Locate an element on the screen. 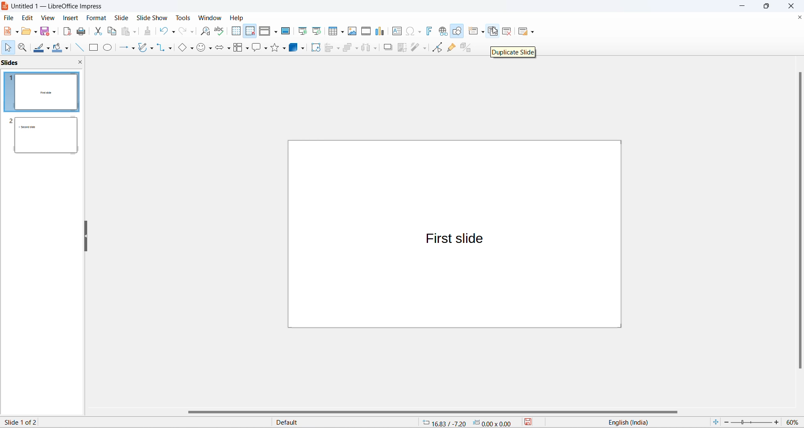 The width and height of the screenshot is (804, 428). undo is located at coordinates (161, 31).